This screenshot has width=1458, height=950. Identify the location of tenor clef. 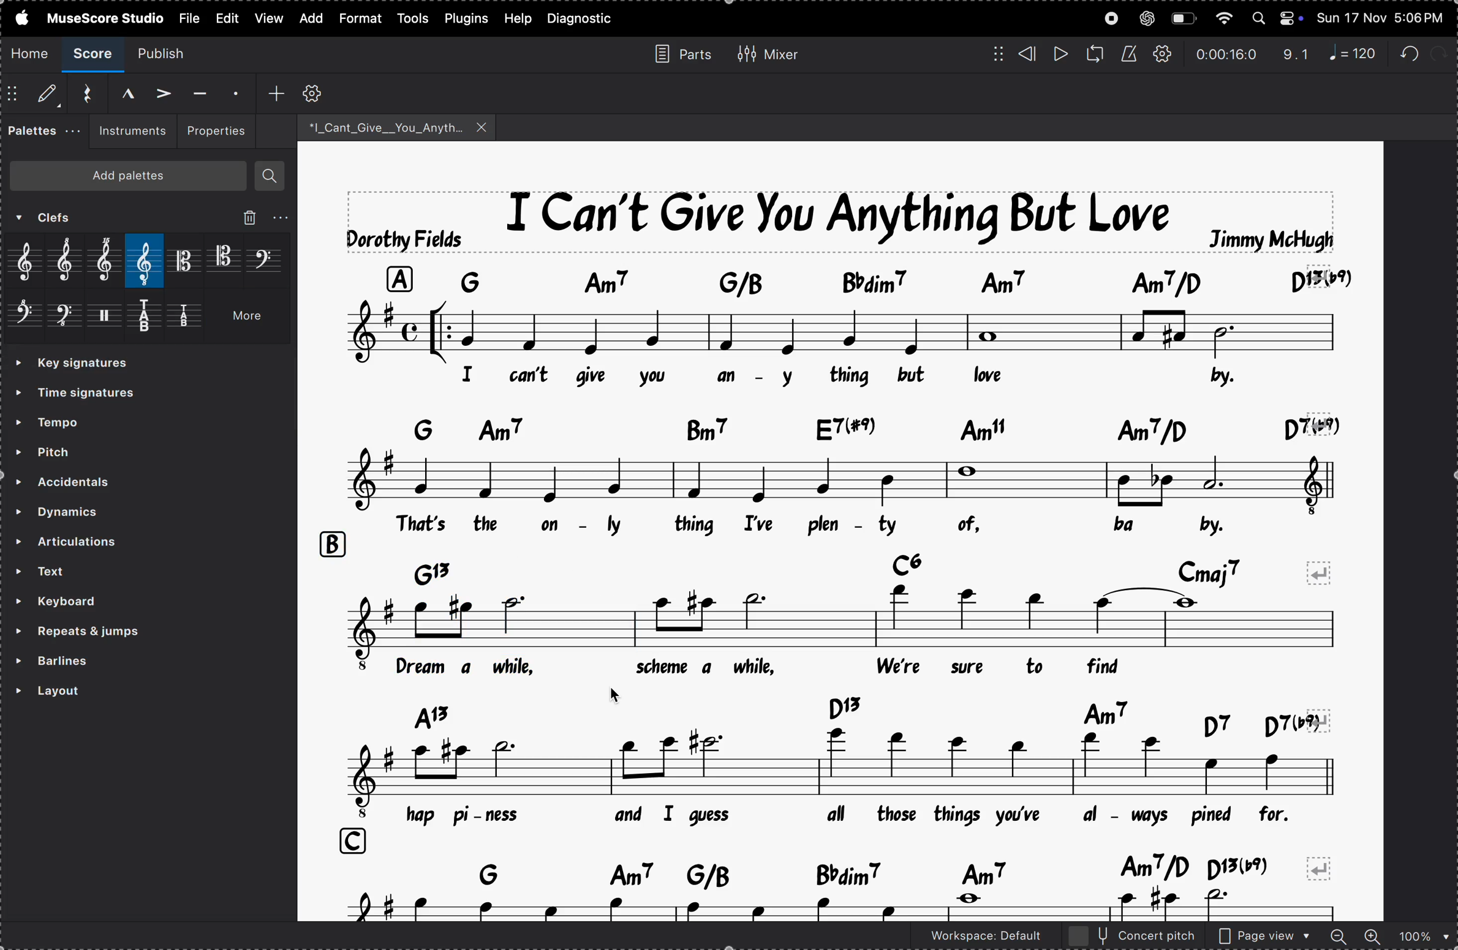
(224, 257).